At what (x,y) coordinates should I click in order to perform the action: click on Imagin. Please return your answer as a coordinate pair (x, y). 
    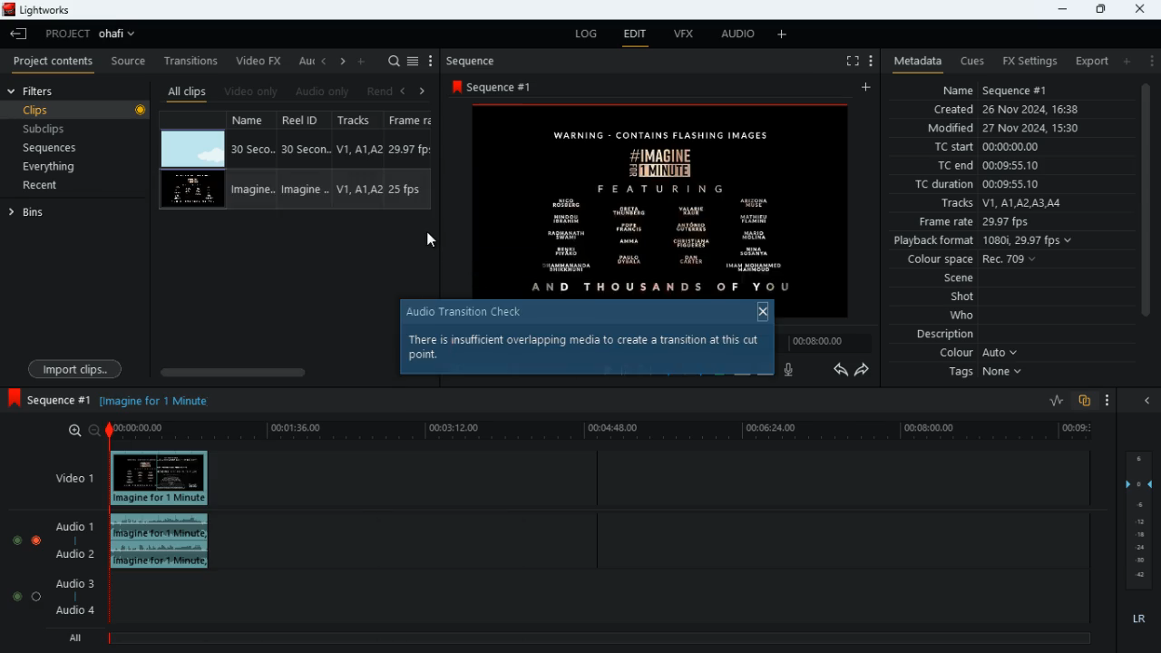
    Looking at the image, I should click on (303, 190).